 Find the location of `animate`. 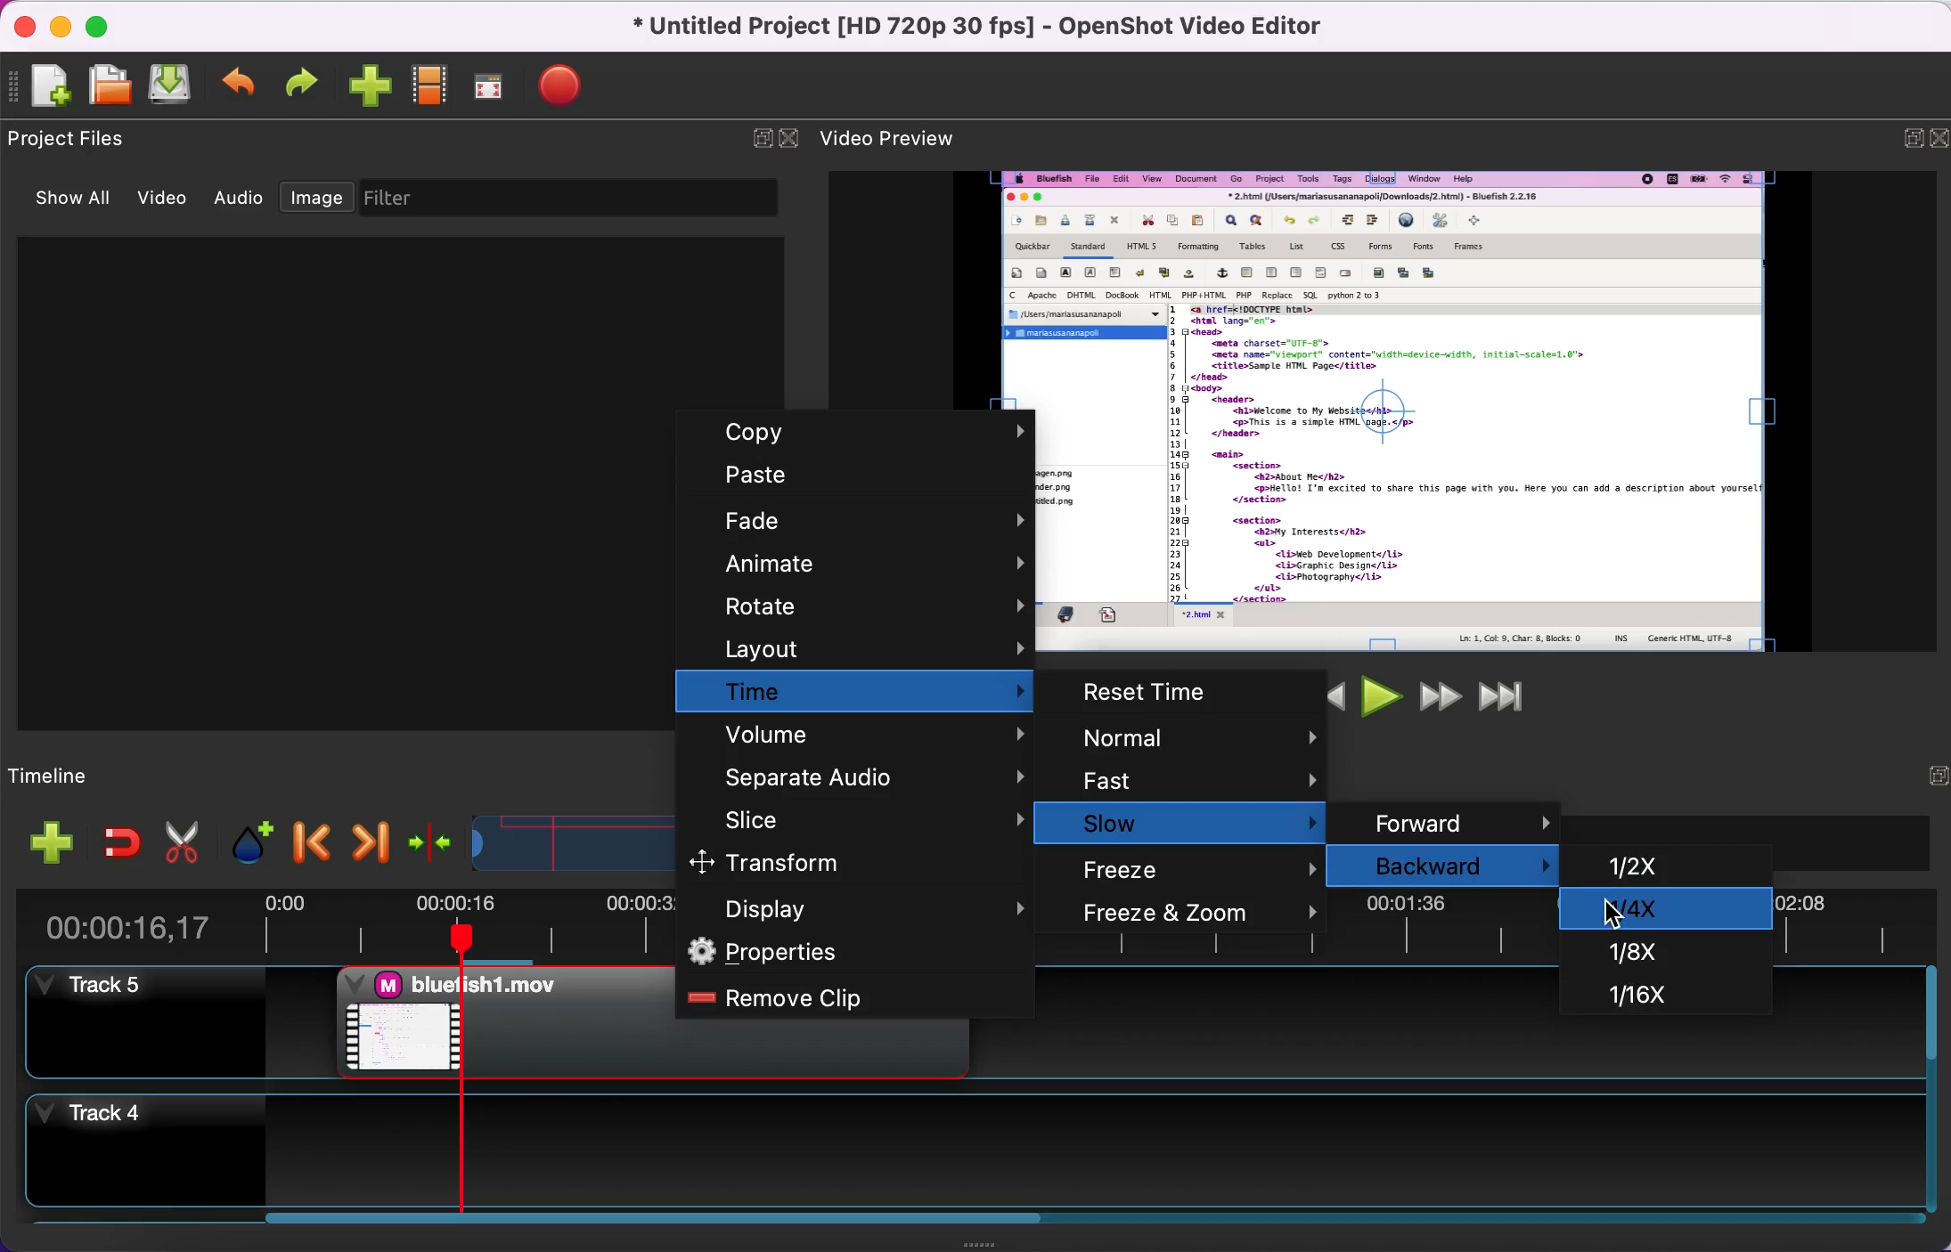

animate is located at coordinates (851, 563).